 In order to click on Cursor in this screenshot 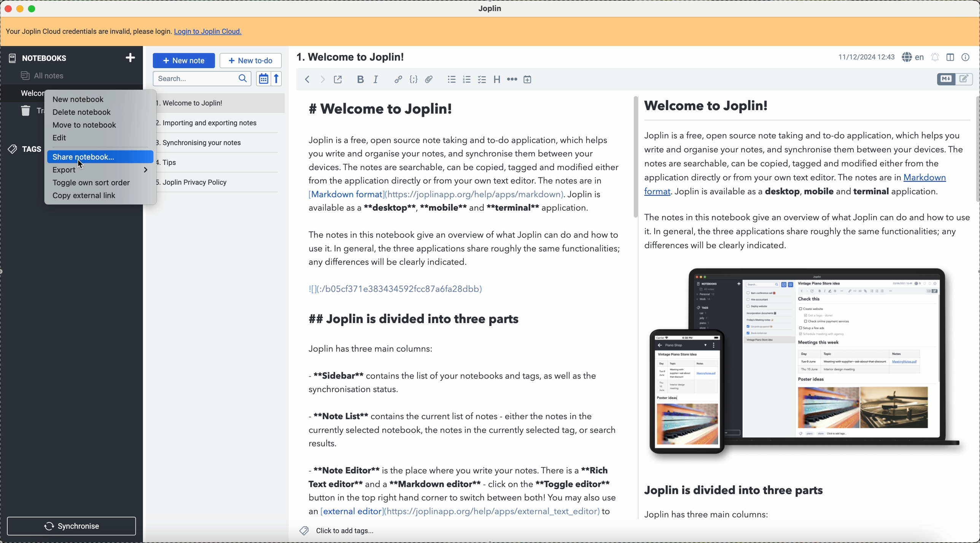, I will do `click(82, 168)`.